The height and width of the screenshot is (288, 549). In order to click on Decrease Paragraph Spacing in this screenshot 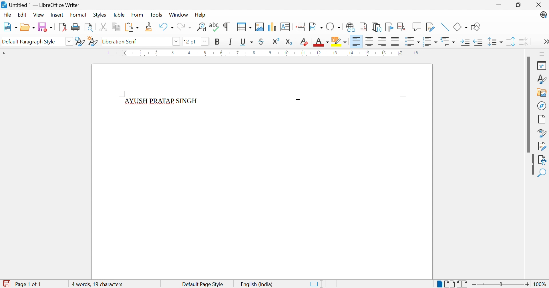, I will do `click(523, 41)`.